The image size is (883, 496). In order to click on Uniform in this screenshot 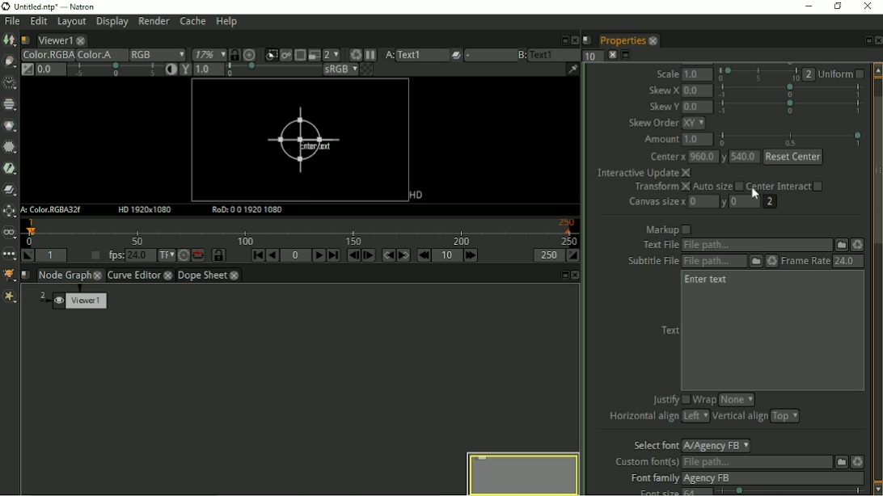, I will do `click(843, 74)`.